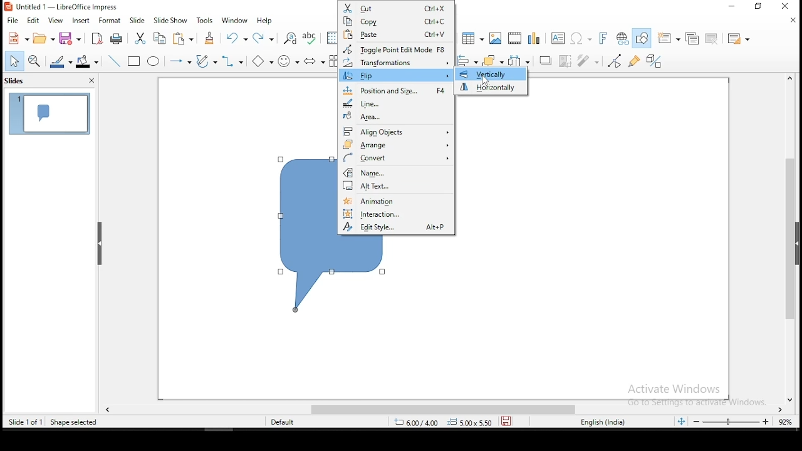 The height and width of the screenshot is (451, 802). What do you see at coordinates (17, 38) in the screenshot?
I see `new` at bounding box center [17, 38].